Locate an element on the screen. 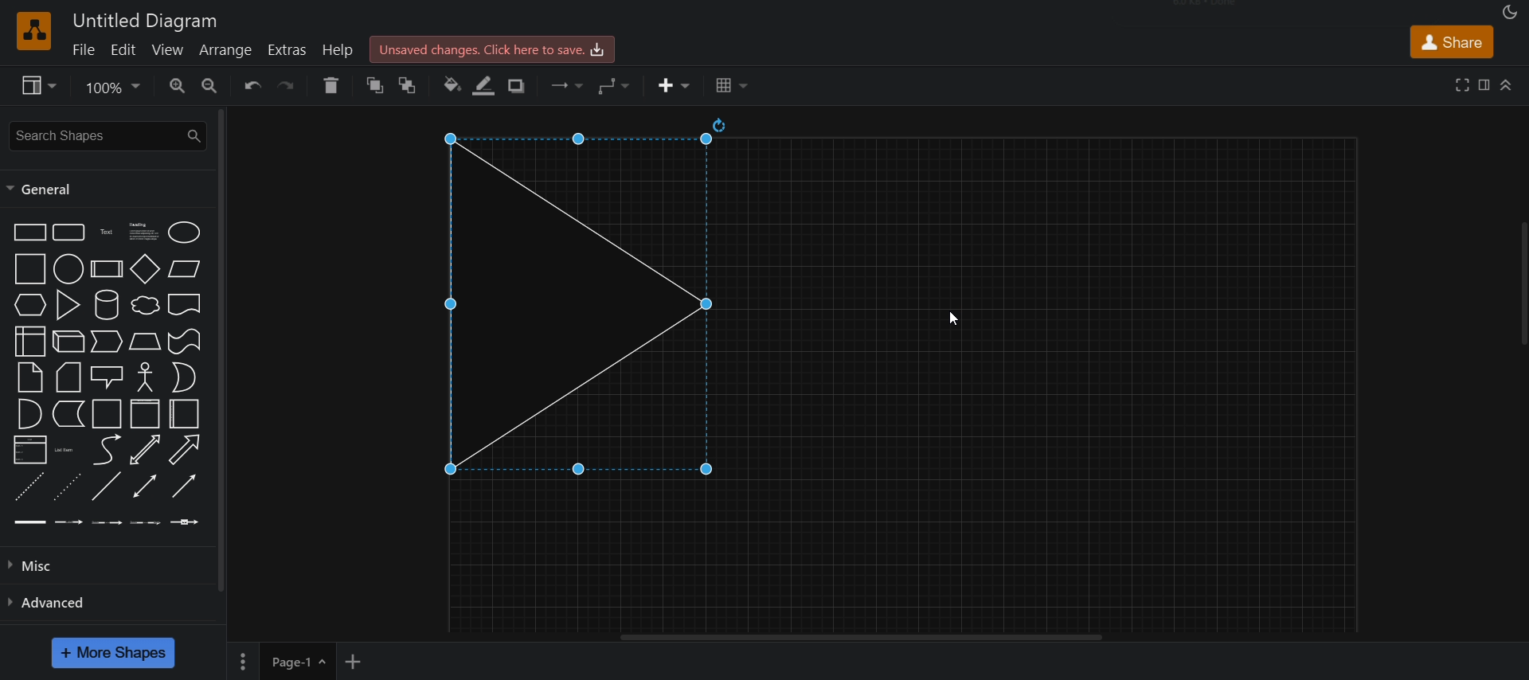  curve is located at coordinates (107, 305).